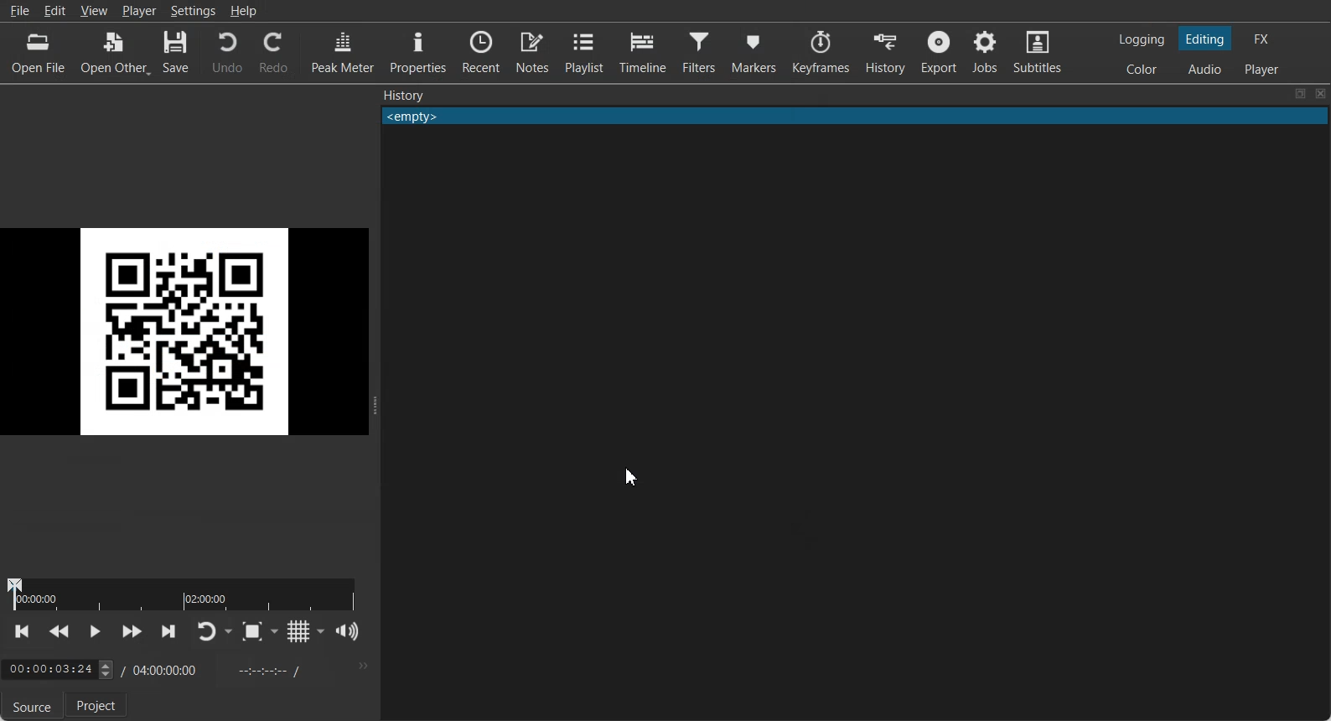  Describe the element at coordinates (188, 595) in the screenshot. I see `duration` at that location.